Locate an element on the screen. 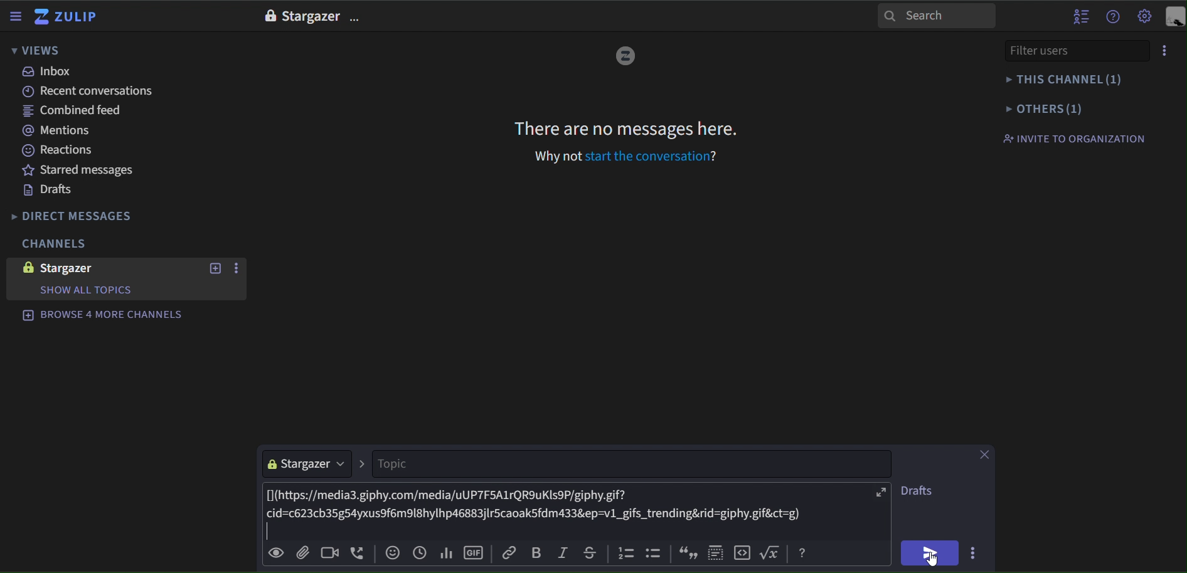 This screenshot has height=573, width=1187. combined feed is located at coordinates (77, 113).